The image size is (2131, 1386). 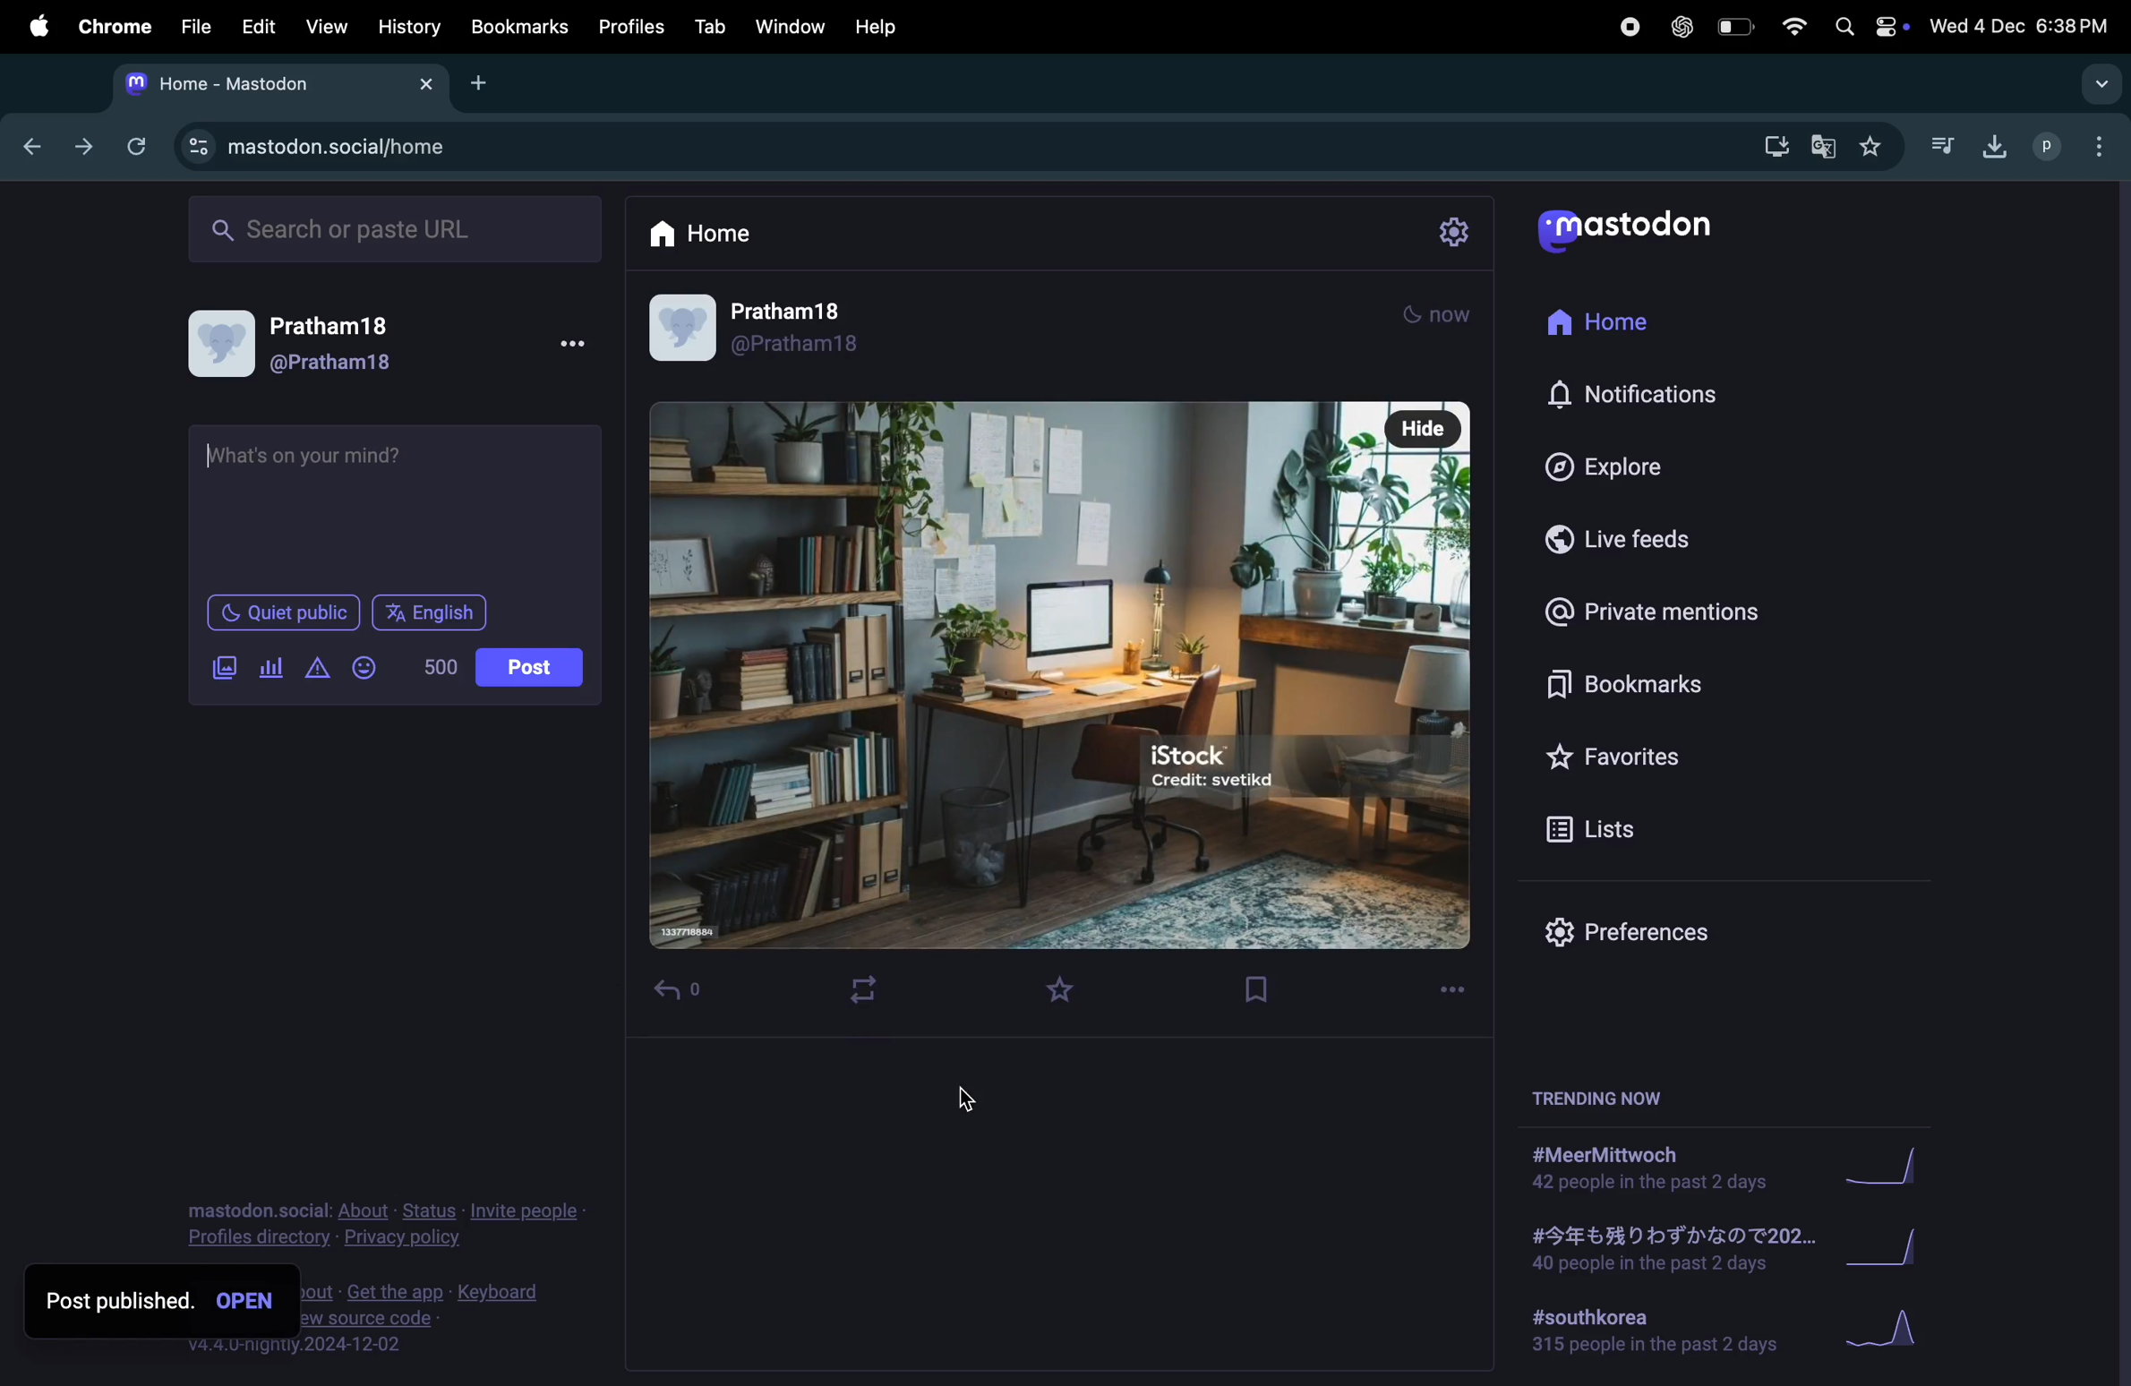 I want to click on download, so click(x=1989, y=143).